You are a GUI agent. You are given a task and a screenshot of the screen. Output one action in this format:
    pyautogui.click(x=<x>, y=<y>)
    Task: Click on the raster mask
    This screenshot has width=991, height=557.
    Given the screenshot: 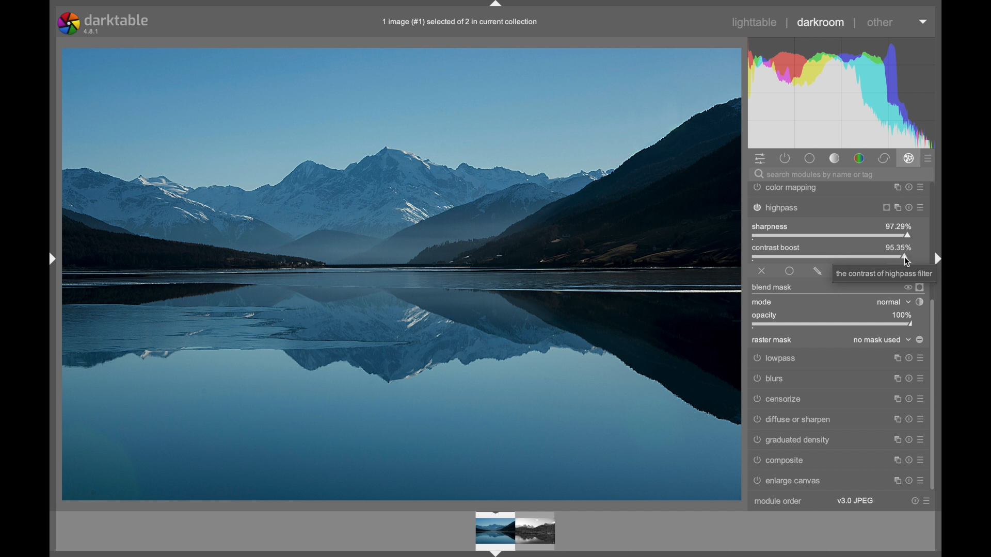 What is the action you would take?
    pyautogui.click(x=772, y=340)
    